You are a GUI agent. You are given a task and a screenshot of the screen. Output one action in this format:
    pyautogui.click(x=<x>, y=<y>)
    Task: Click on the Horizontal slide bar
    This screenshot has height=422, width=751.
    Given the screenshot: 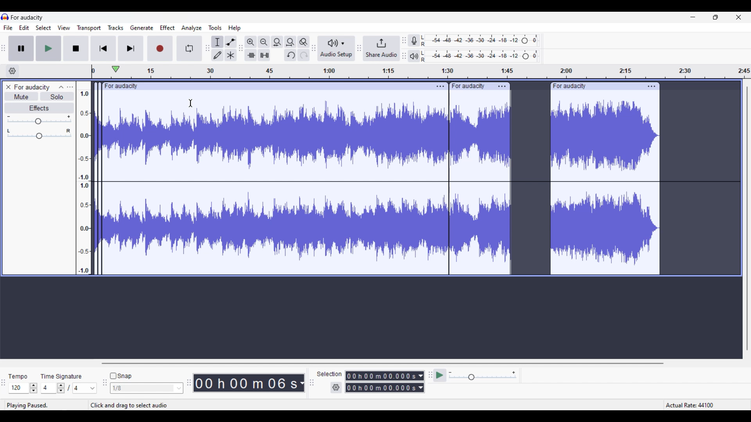 What is the action you would take?
    pyautogui.click(x=381, y=363)
    